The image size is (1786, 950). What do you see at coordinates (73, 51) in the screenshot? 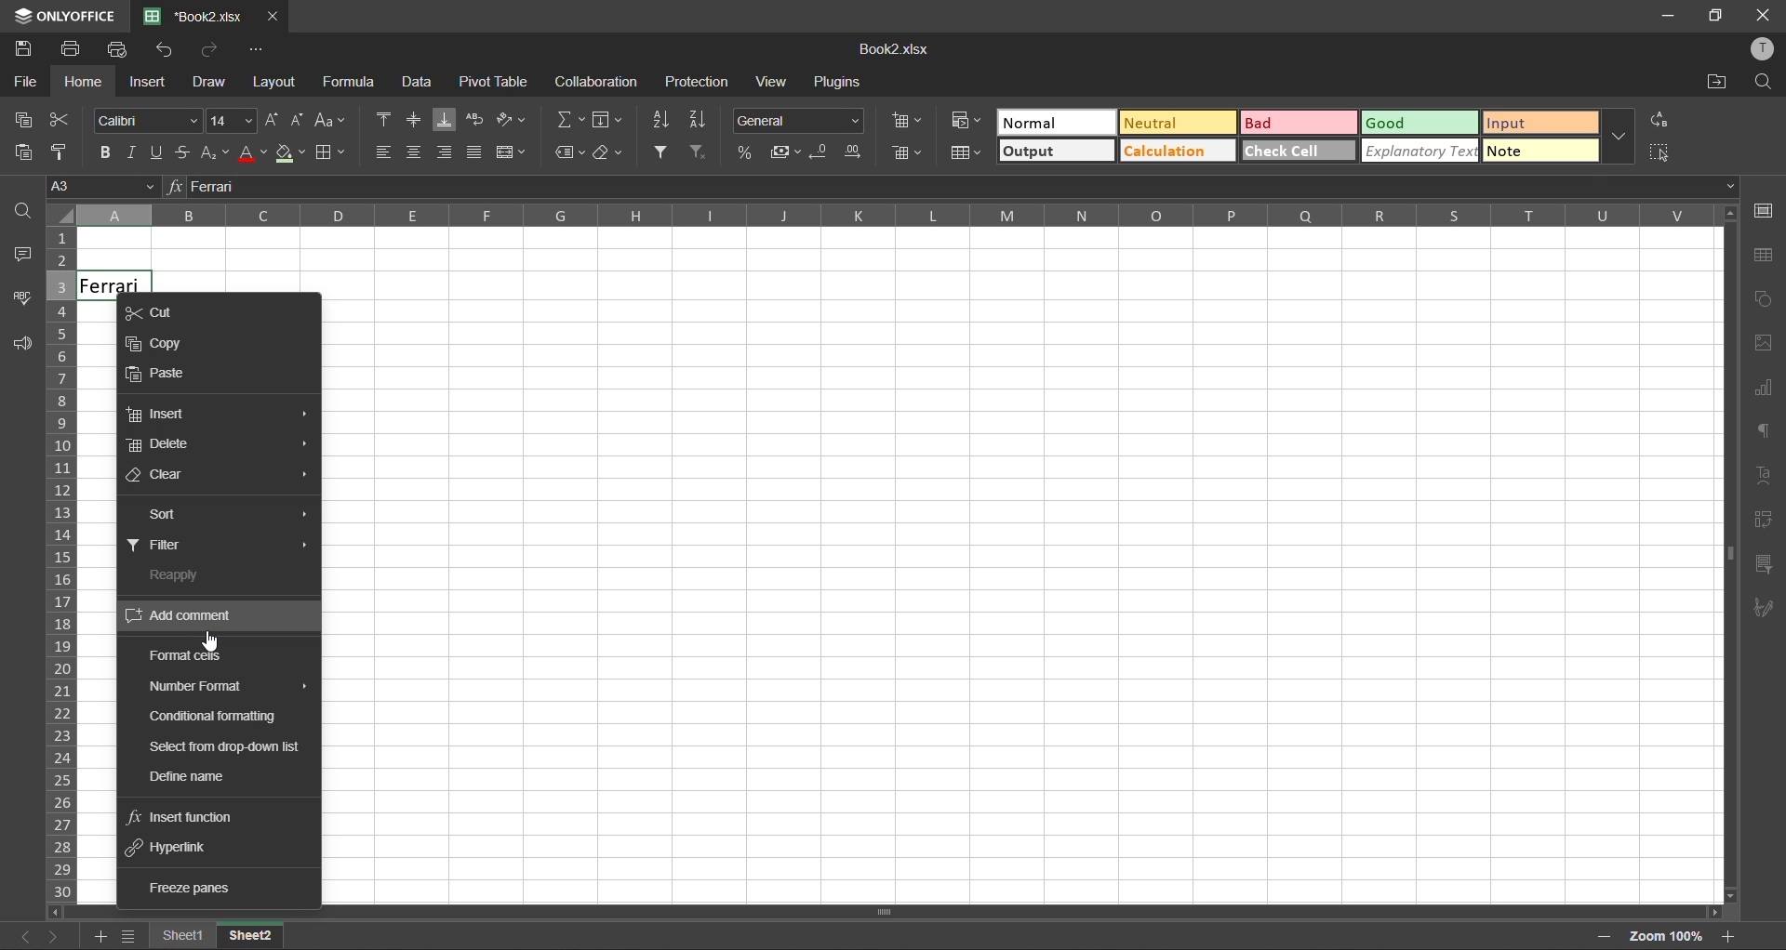
I see `print` at bounding box center [73, 51].